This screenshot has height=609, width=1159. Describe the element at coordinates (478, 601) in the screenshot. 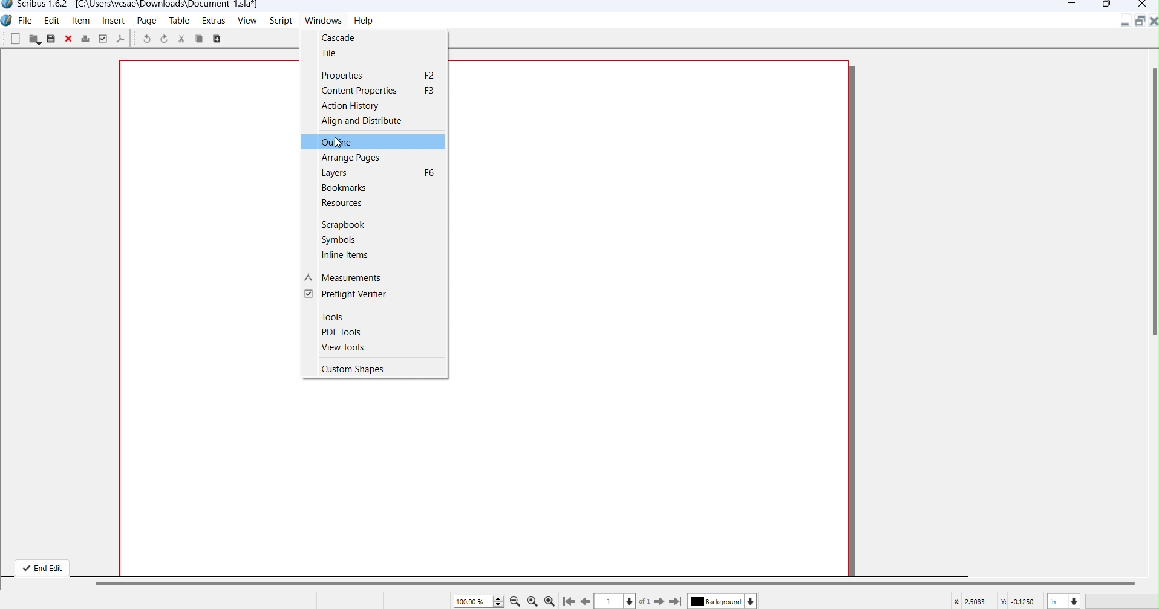

I see `100%` at that location.